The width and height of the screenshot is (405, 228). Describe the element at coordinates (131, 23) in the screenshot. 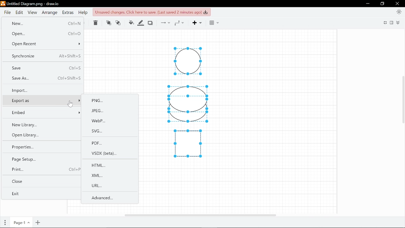

I see `Fill colour` at that location.